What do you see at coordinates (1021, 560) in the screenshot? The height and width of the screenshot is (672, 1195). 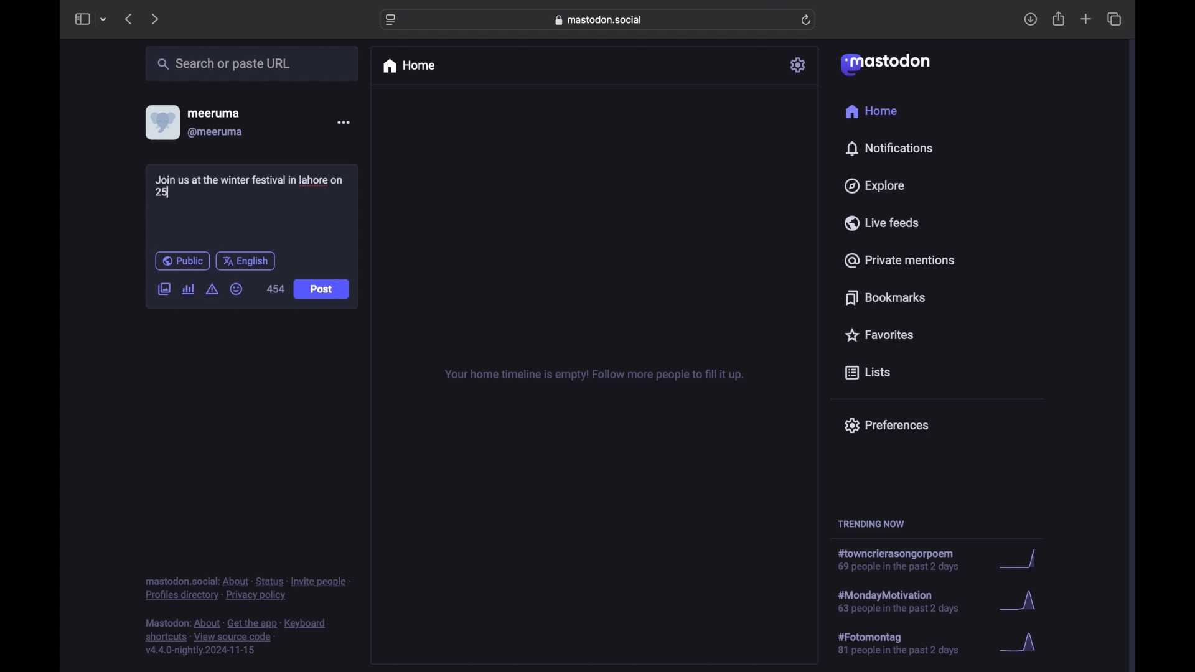 I see `graph` at bounding box center [1021, 560].